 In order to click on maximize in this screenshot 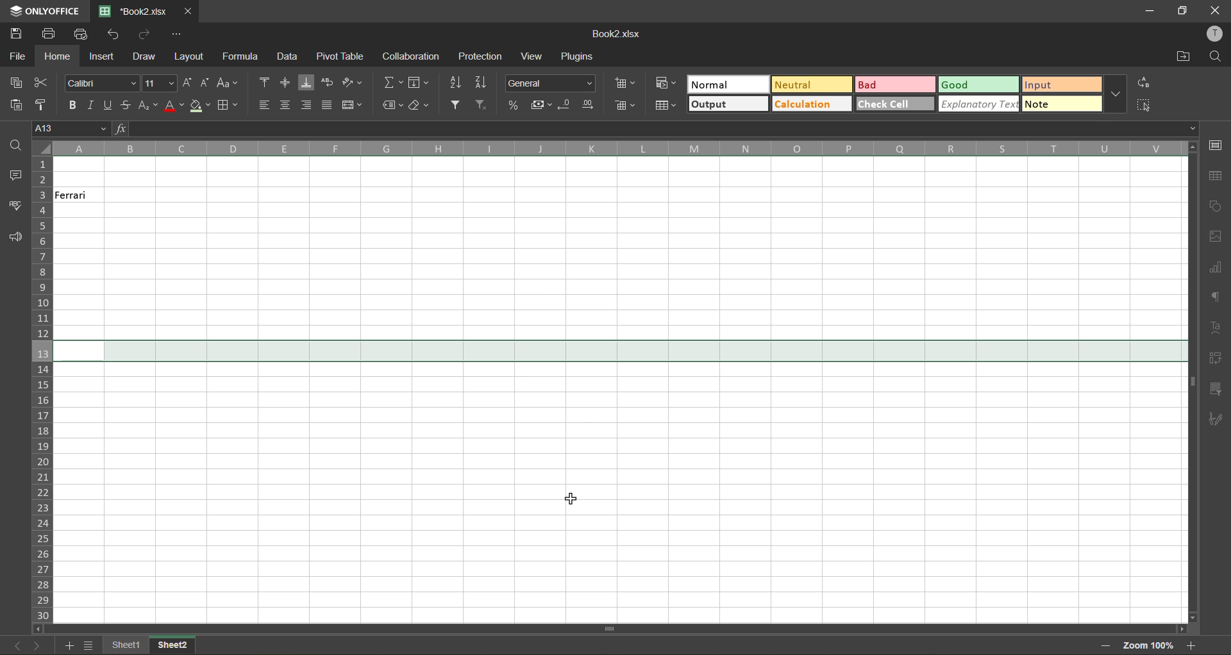, I will do `click(1184, 10)`.